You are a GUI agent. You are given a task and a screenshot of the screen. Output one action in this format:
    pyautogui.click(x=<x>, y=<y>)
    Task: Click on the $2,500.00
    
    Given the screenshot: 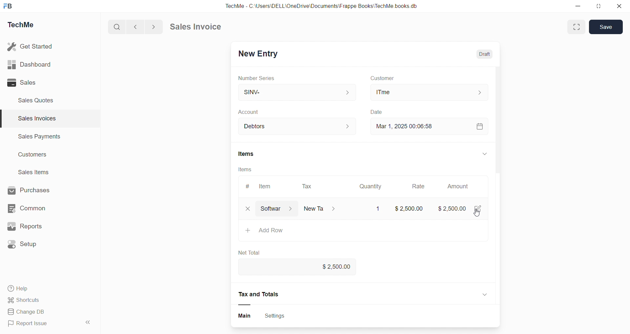 What is the action you would take?
    pyautogui.click(x=339, y=268)
    